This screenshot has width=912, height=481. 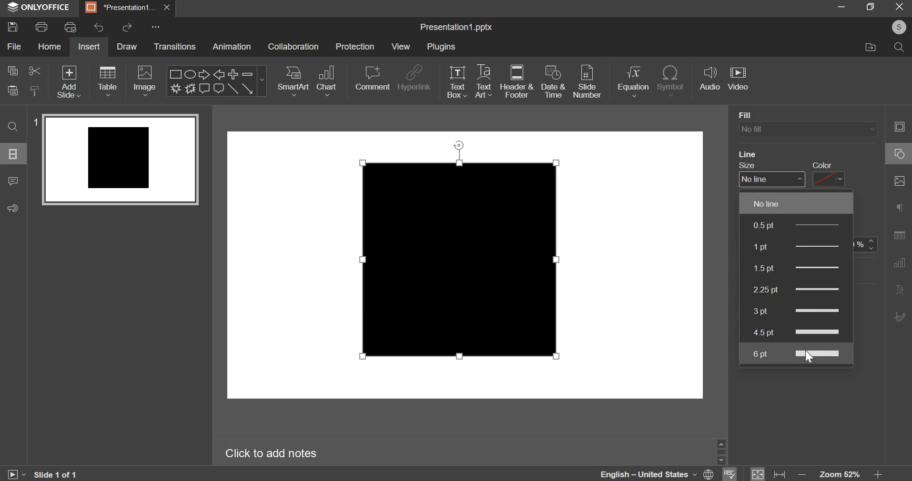 I want to click on minimize, so click(x=841, y=7).